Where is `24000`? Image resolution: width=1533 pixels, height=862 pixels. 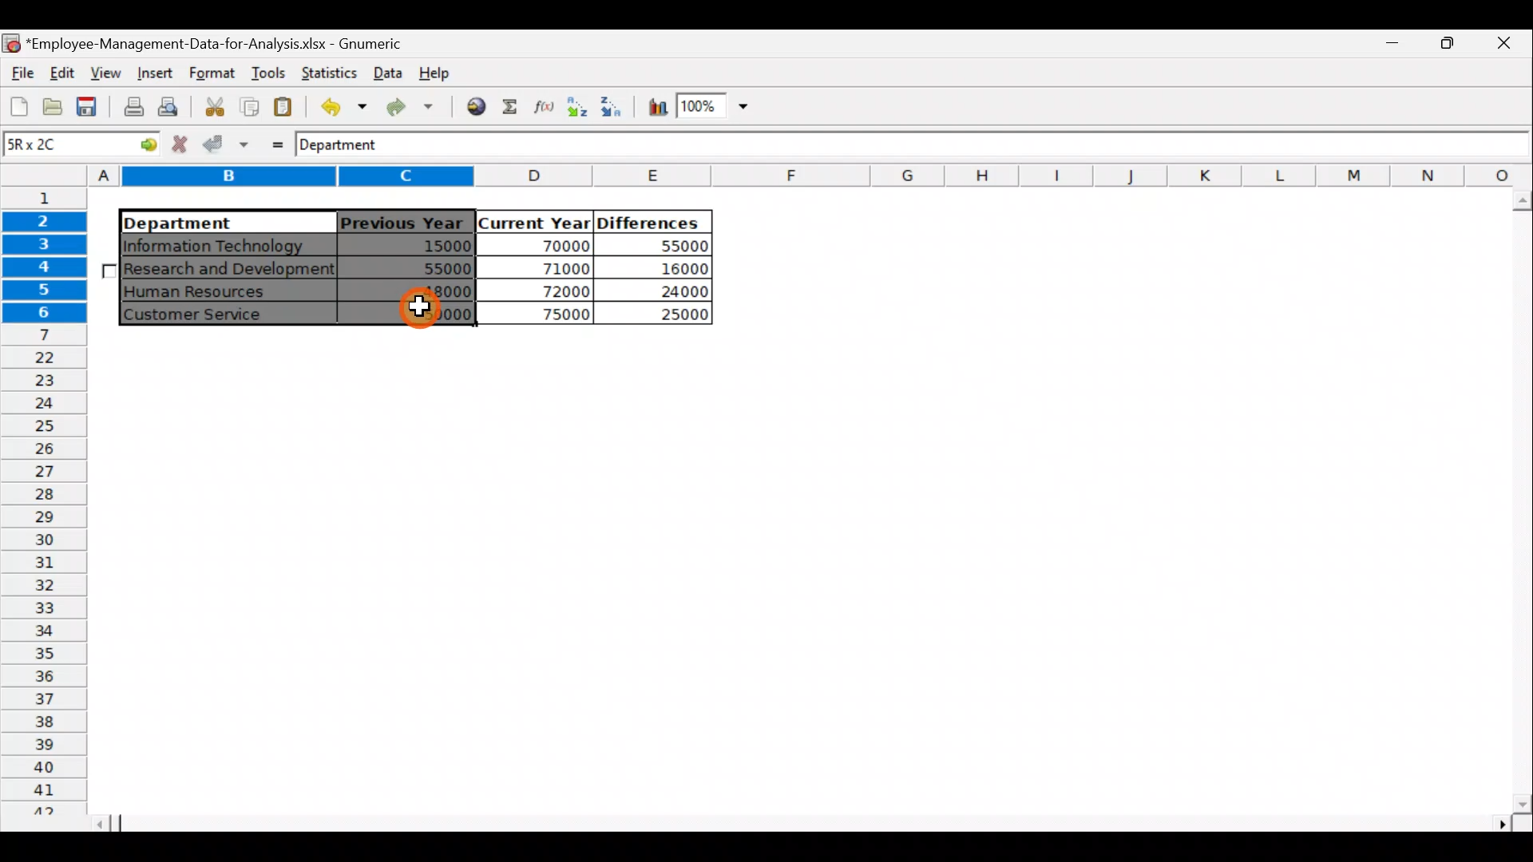
24000 is located at coordinates (666, 291).